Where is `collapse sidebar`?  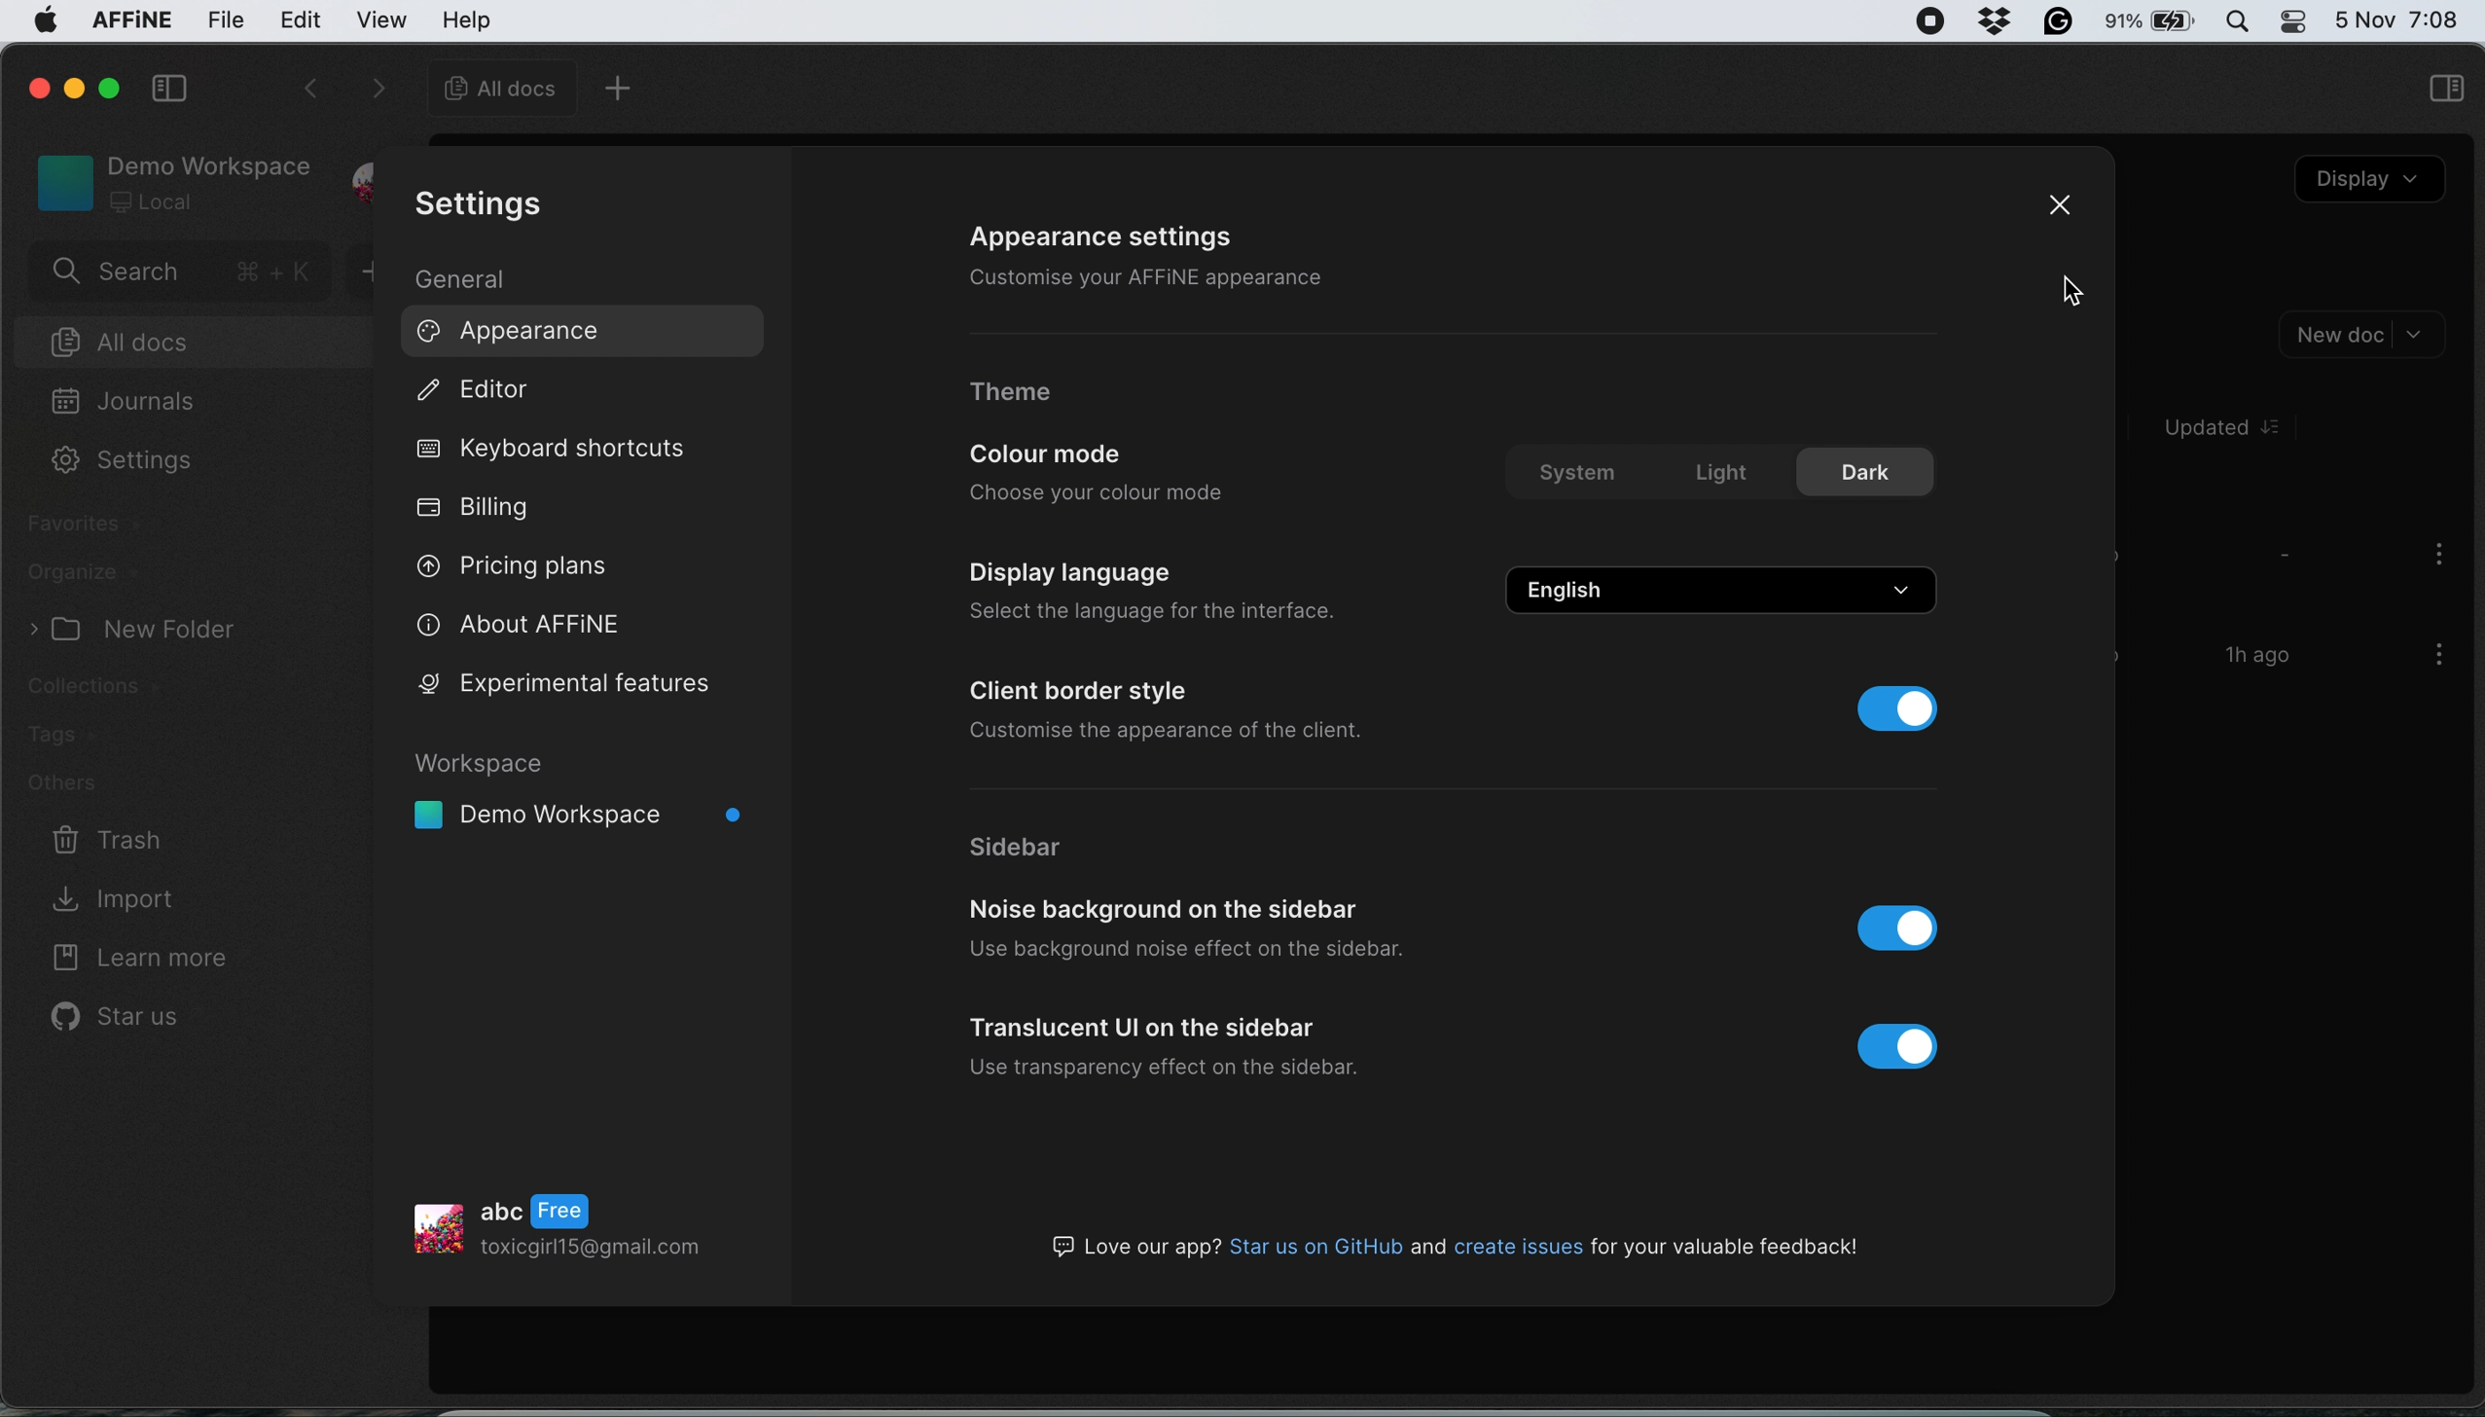 collapse sidebar is located at coordinates (168, 86).